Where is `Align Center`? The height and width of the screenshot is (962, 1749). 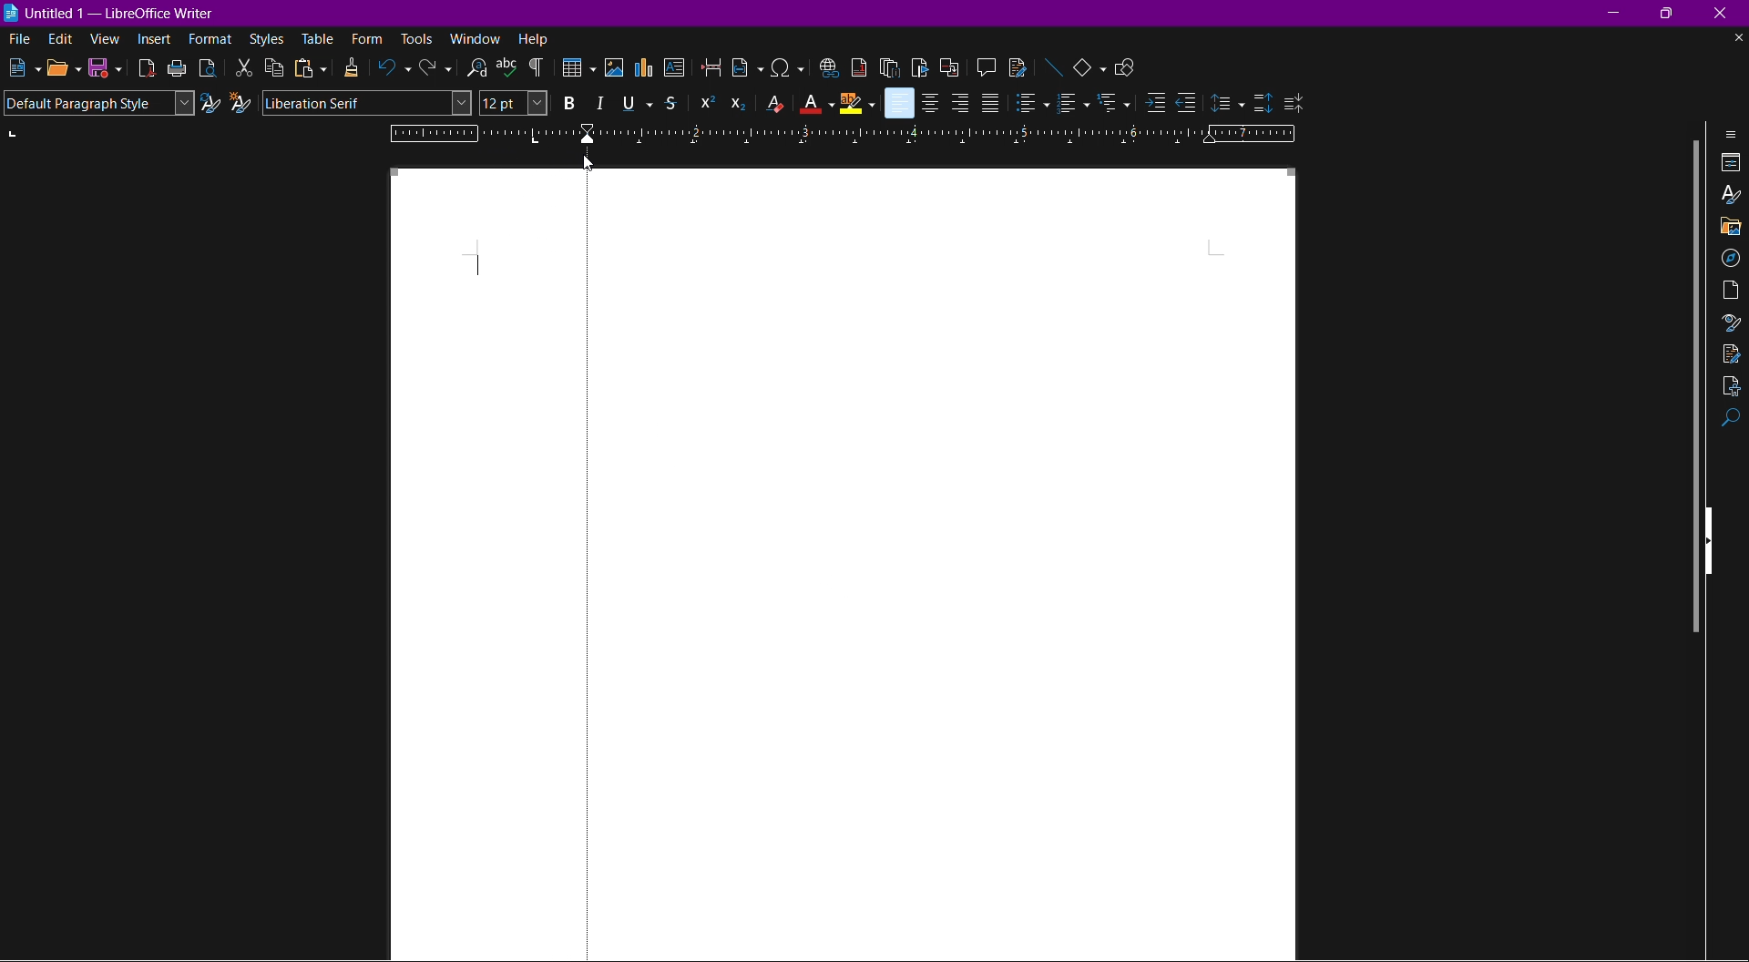
Align Center is located at coordinates (932, 102).